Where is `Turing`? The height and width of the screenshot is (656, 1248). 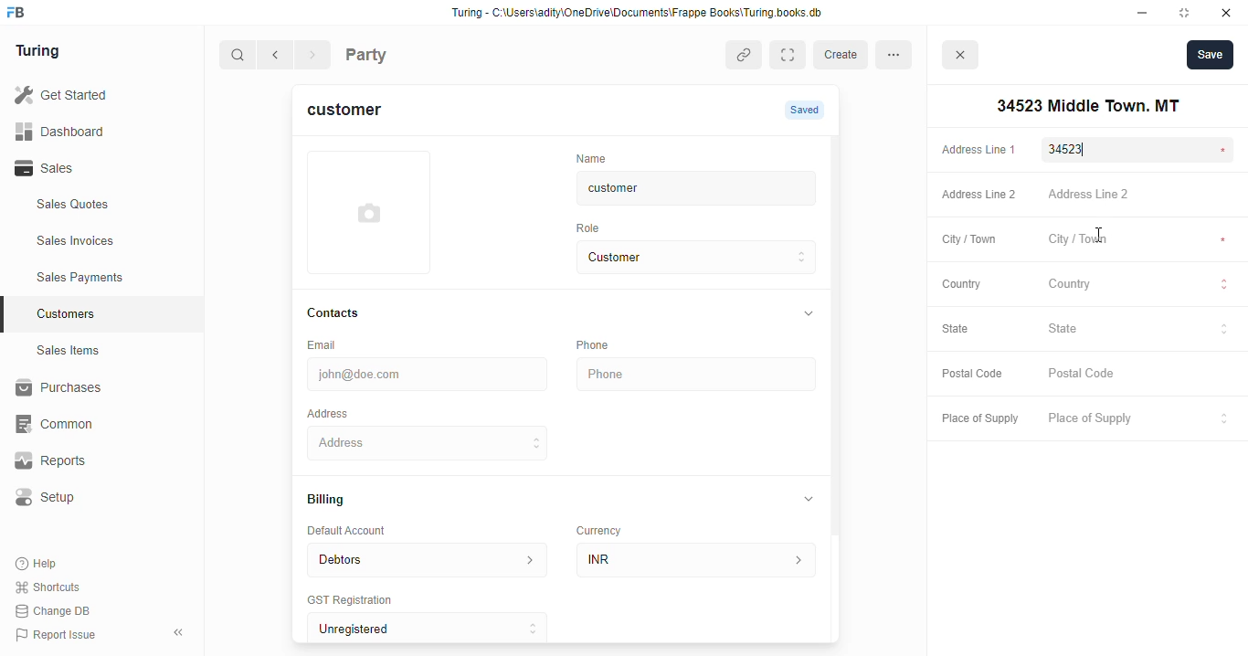 Turing is located at coordinates (42, 52).